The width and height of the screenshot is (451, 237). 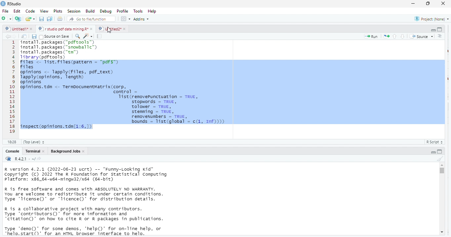 What do you see at coordinates (73, 11) in the screenshot?
I see `session` at bounding box center [73, 11].